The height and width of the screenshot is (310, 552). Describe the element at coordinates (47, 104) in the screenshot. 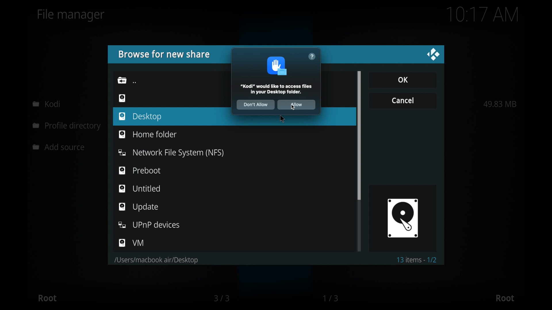

I see `kodi` at that location.